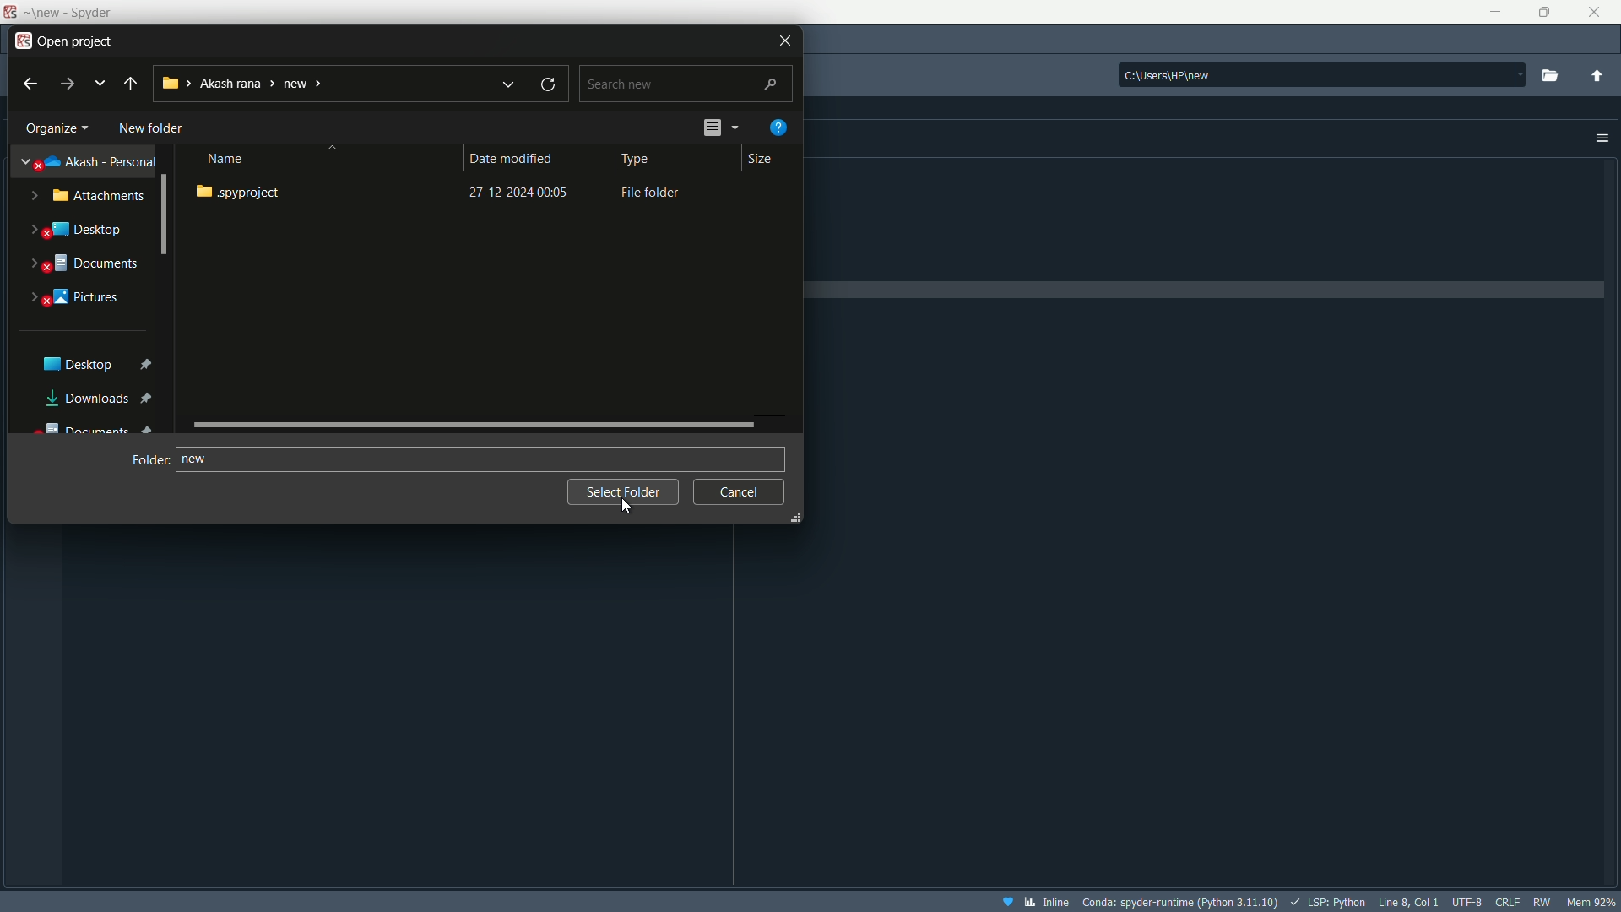  I want to click on cursor position, so click(1406, 900).